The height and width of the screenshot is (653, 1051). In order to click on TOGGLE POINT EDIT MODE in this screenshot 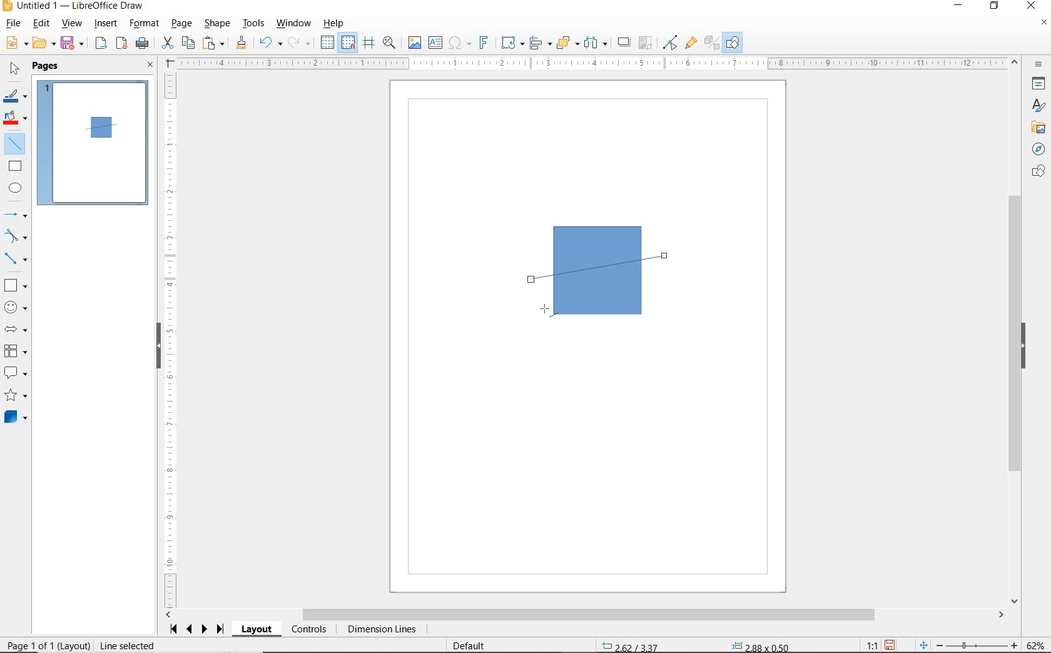, I will do `click(671, 44)`.